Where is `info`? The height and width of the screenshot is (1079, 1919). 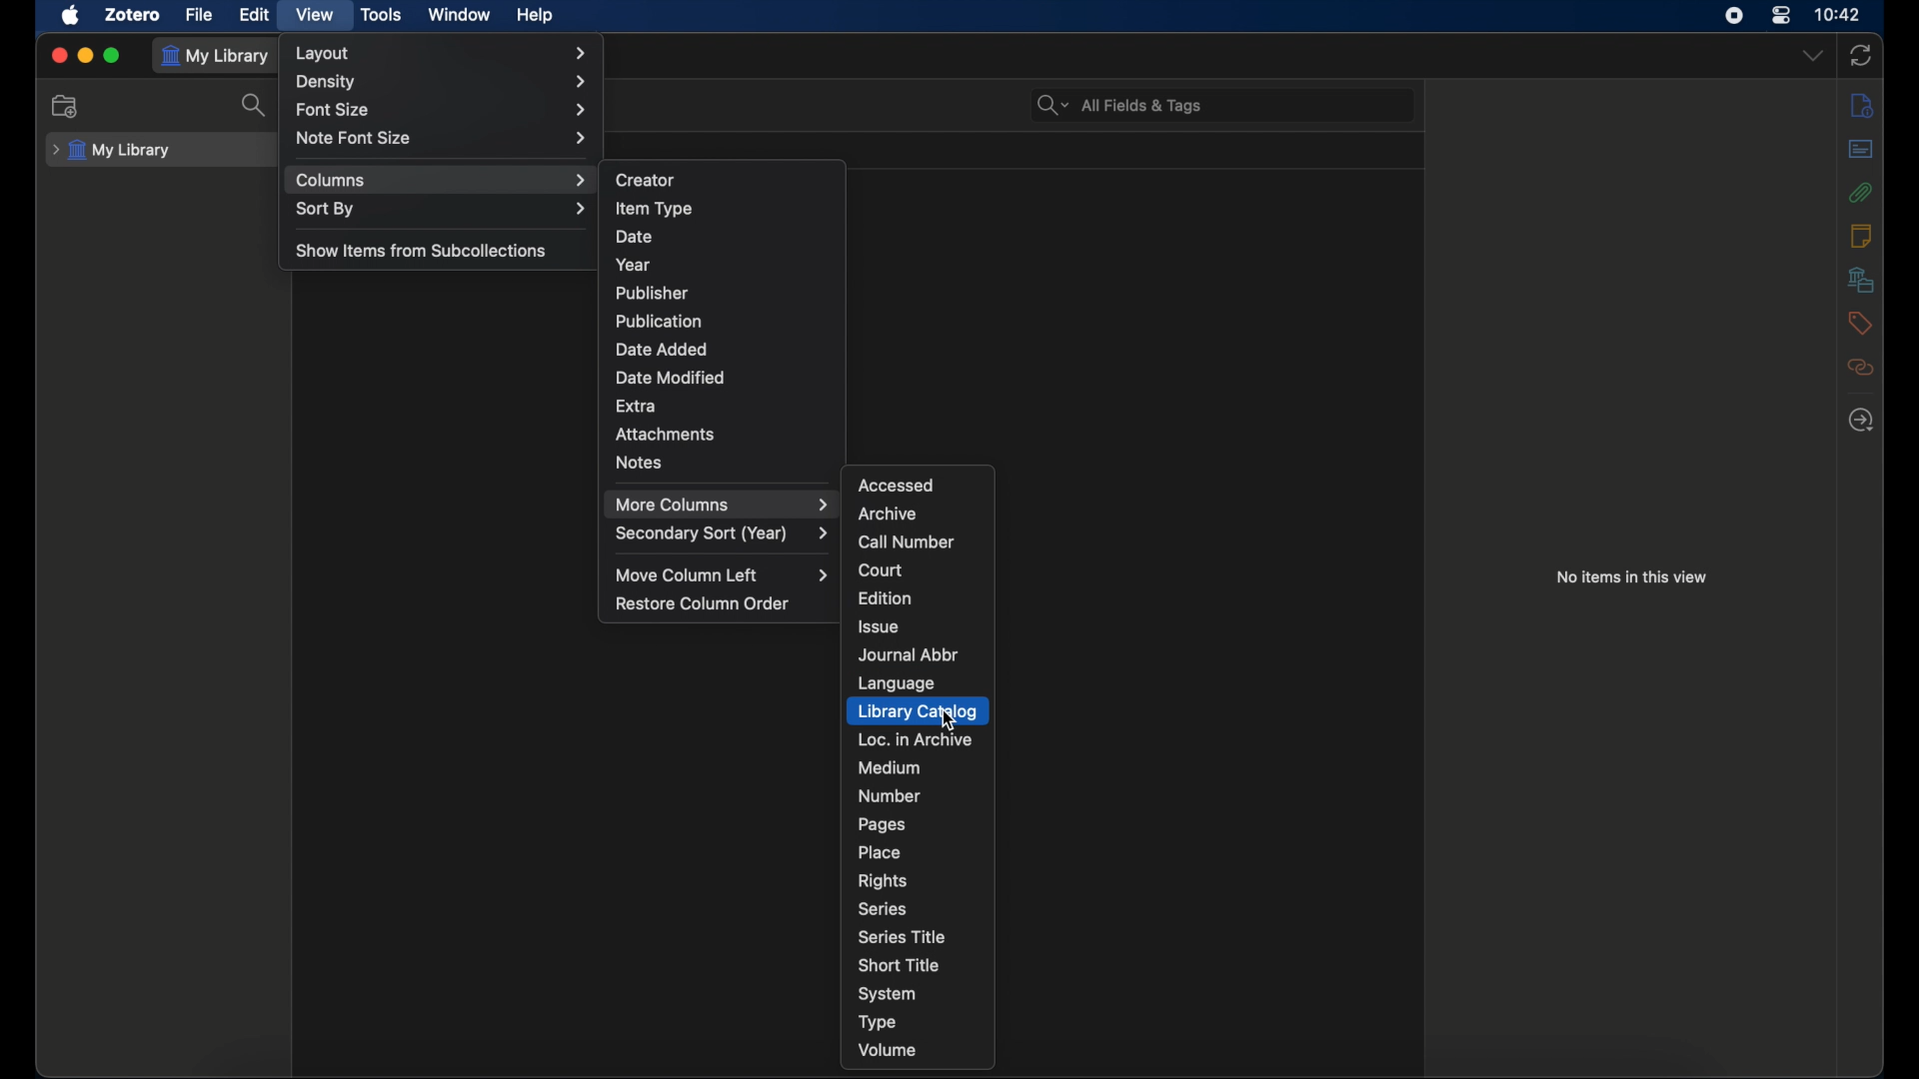 info is located at coordinates (1864, 107).